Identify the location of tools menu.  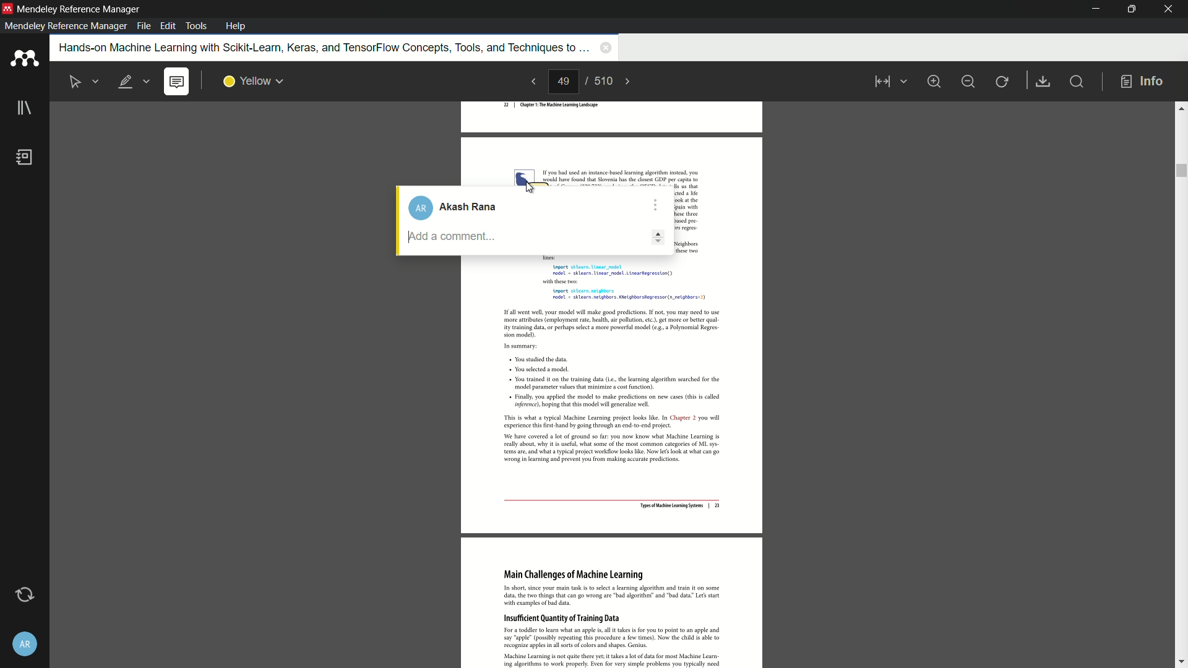
(197, 25).